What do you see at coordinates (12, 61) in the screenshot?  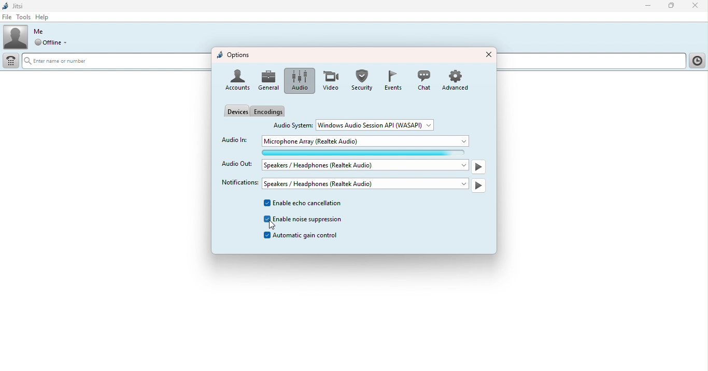 I see `Dial pad` at bounding box center [12, 61].